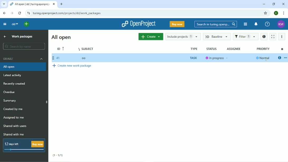 This screenshot has height=162, width=288. Describe the element at coordinates (61, 38) in the screenshot. I see `All open` at that location.